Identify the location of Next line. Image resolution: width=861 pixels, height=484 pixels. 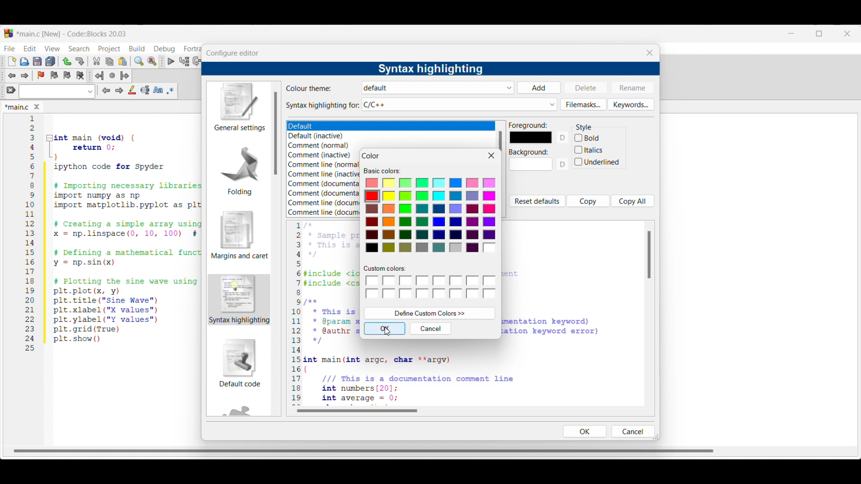
(198, 61).